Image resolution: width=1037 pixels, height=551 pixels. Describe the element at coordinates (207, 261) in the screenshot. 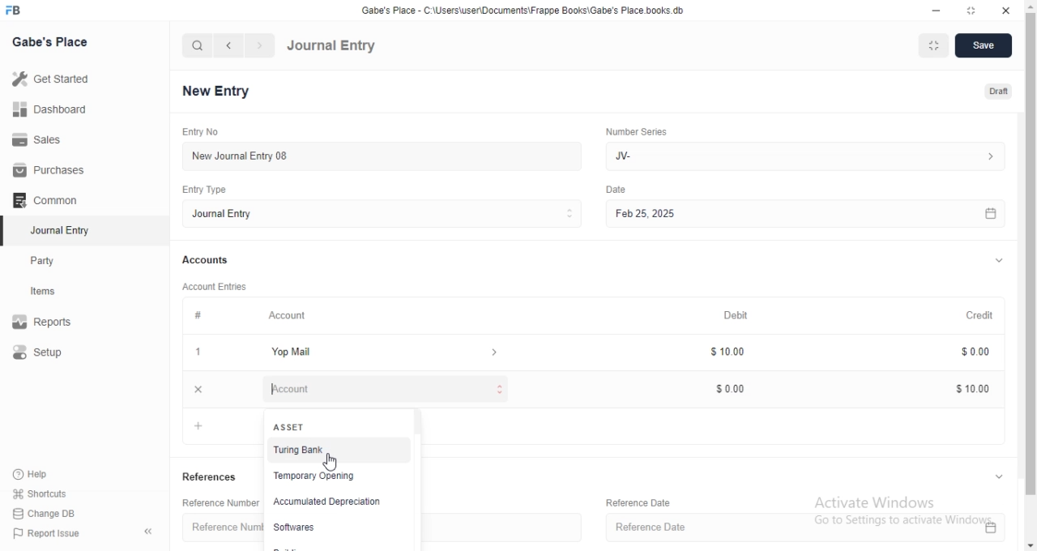

I see `Accounts` at that location.